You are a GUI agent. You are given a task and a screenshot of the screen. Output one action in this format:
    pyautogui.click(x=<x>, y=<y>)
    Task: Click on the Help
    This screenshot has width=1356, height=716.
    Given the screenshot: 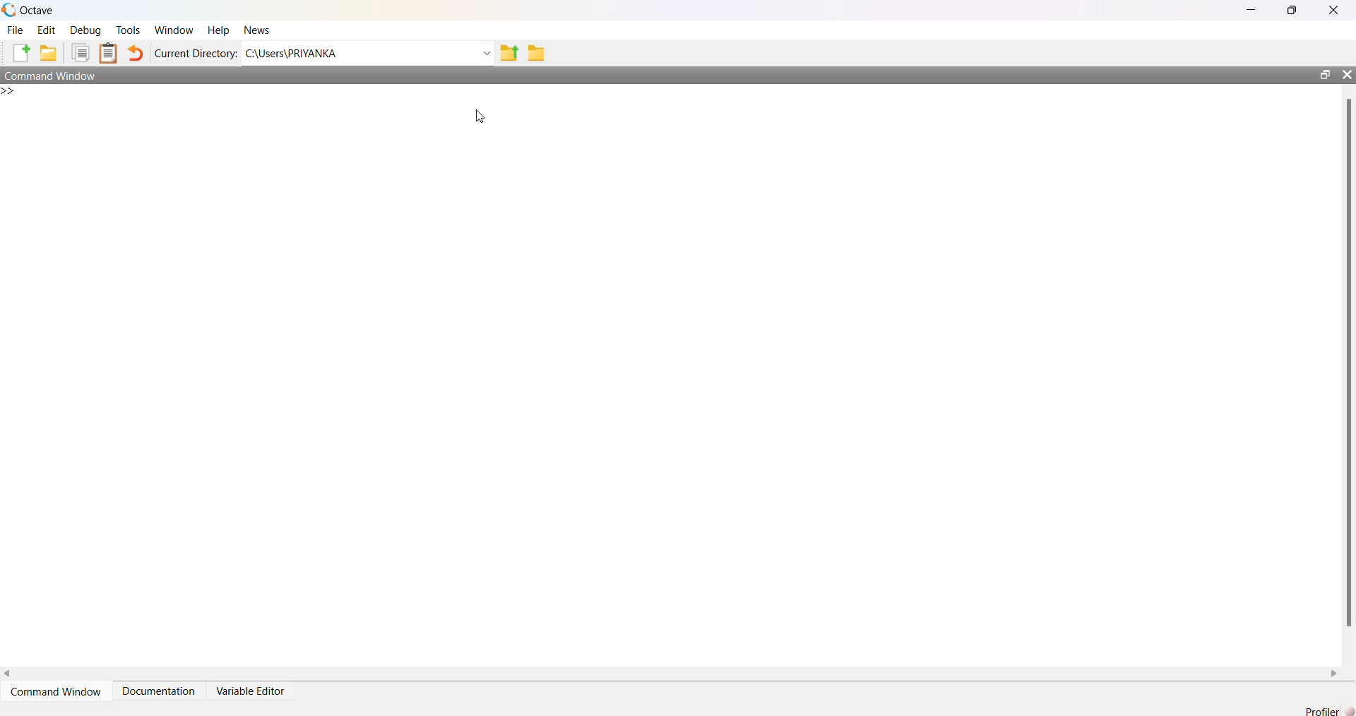 What is the action you would take?
    pyautogui.click(x=219, y=28)
    